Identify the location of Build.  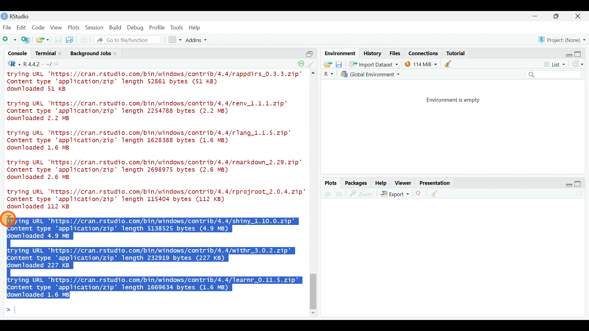
(116, 27).